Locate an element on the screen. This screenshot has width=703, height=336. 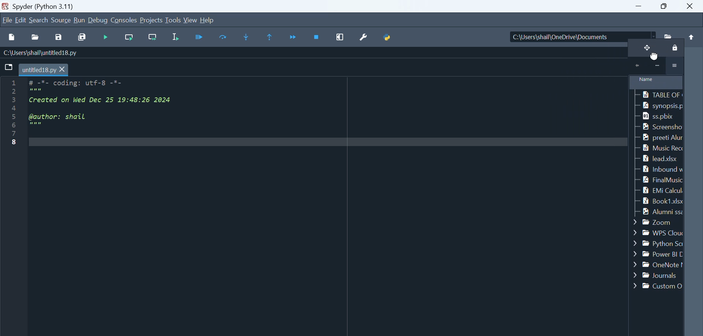
Run file is located at coordinates (107, 37).